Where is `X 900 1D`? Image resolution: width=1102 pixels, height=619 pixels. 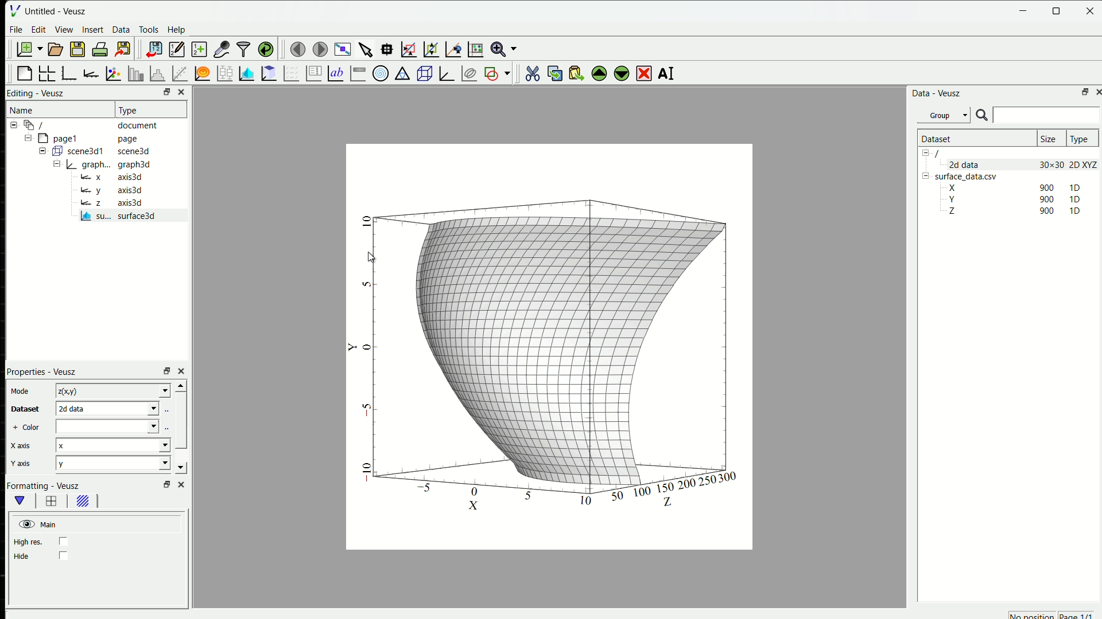
X 900 1D is located at coordinates (1011, 187).